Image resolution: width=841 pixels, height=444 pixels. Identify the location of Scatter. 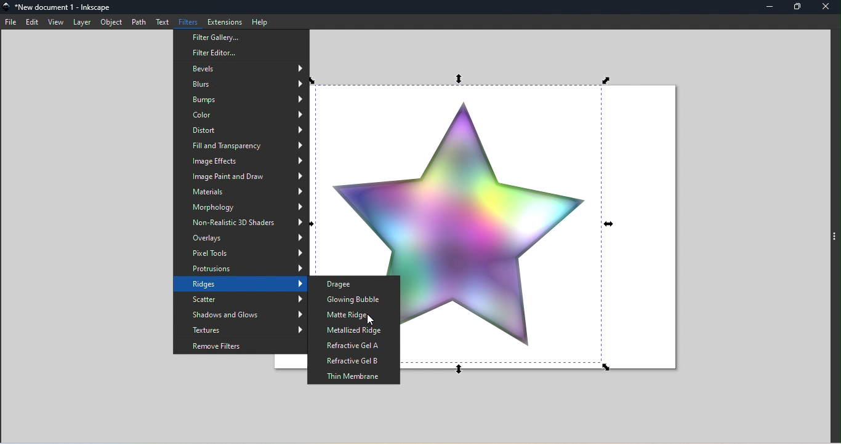
(241, 300).